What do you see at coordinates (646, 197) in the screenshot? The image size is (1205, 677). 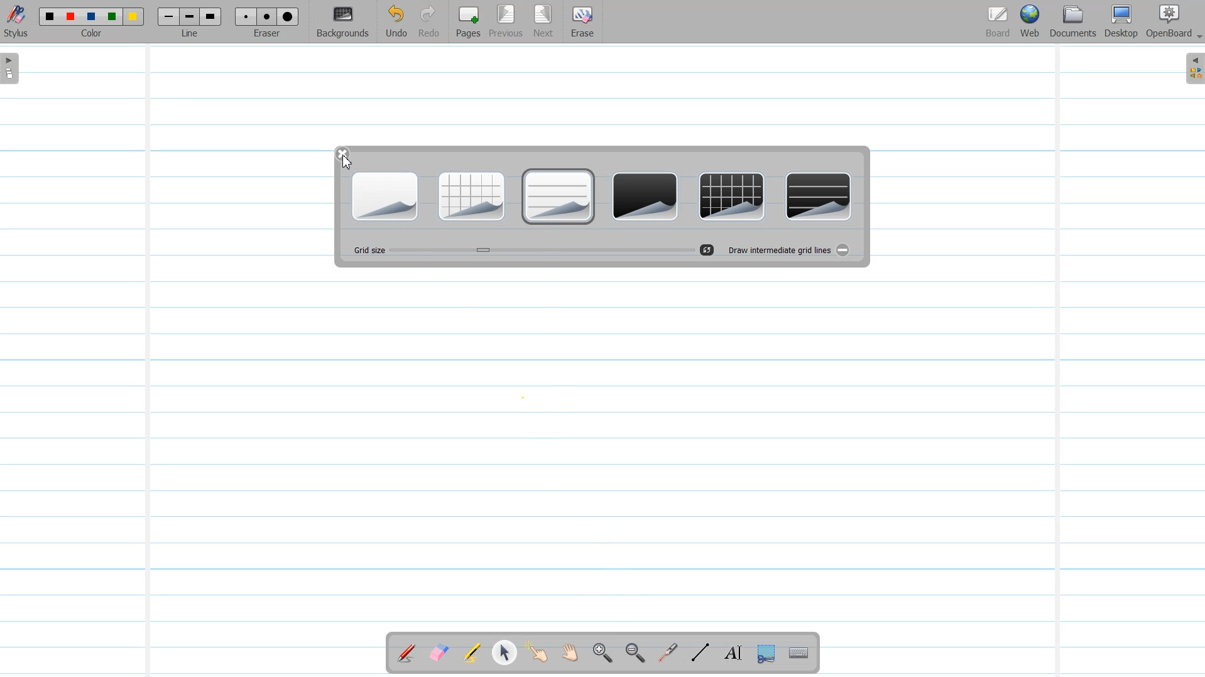 I see `Plain dark Background` at bounding box center [646, 197].